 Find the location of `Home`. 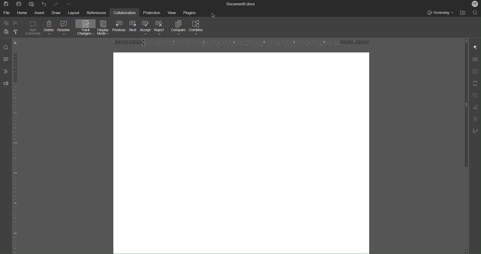

Home is located at coordinates (24, 13).